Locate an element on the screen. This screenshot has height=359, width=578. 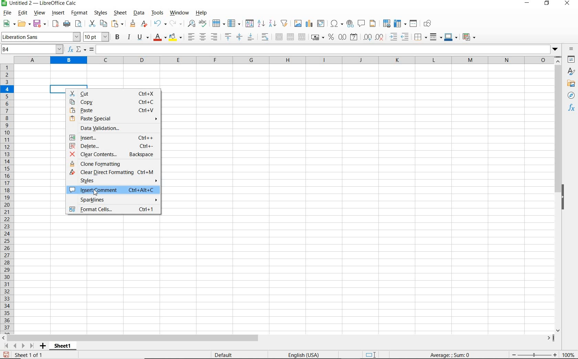
row is located at coordinates (218, 23).